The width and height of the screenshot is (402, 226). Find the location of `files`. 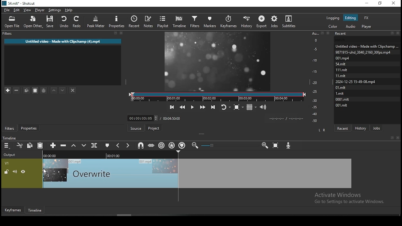

files is located at coordinates (341, 64).